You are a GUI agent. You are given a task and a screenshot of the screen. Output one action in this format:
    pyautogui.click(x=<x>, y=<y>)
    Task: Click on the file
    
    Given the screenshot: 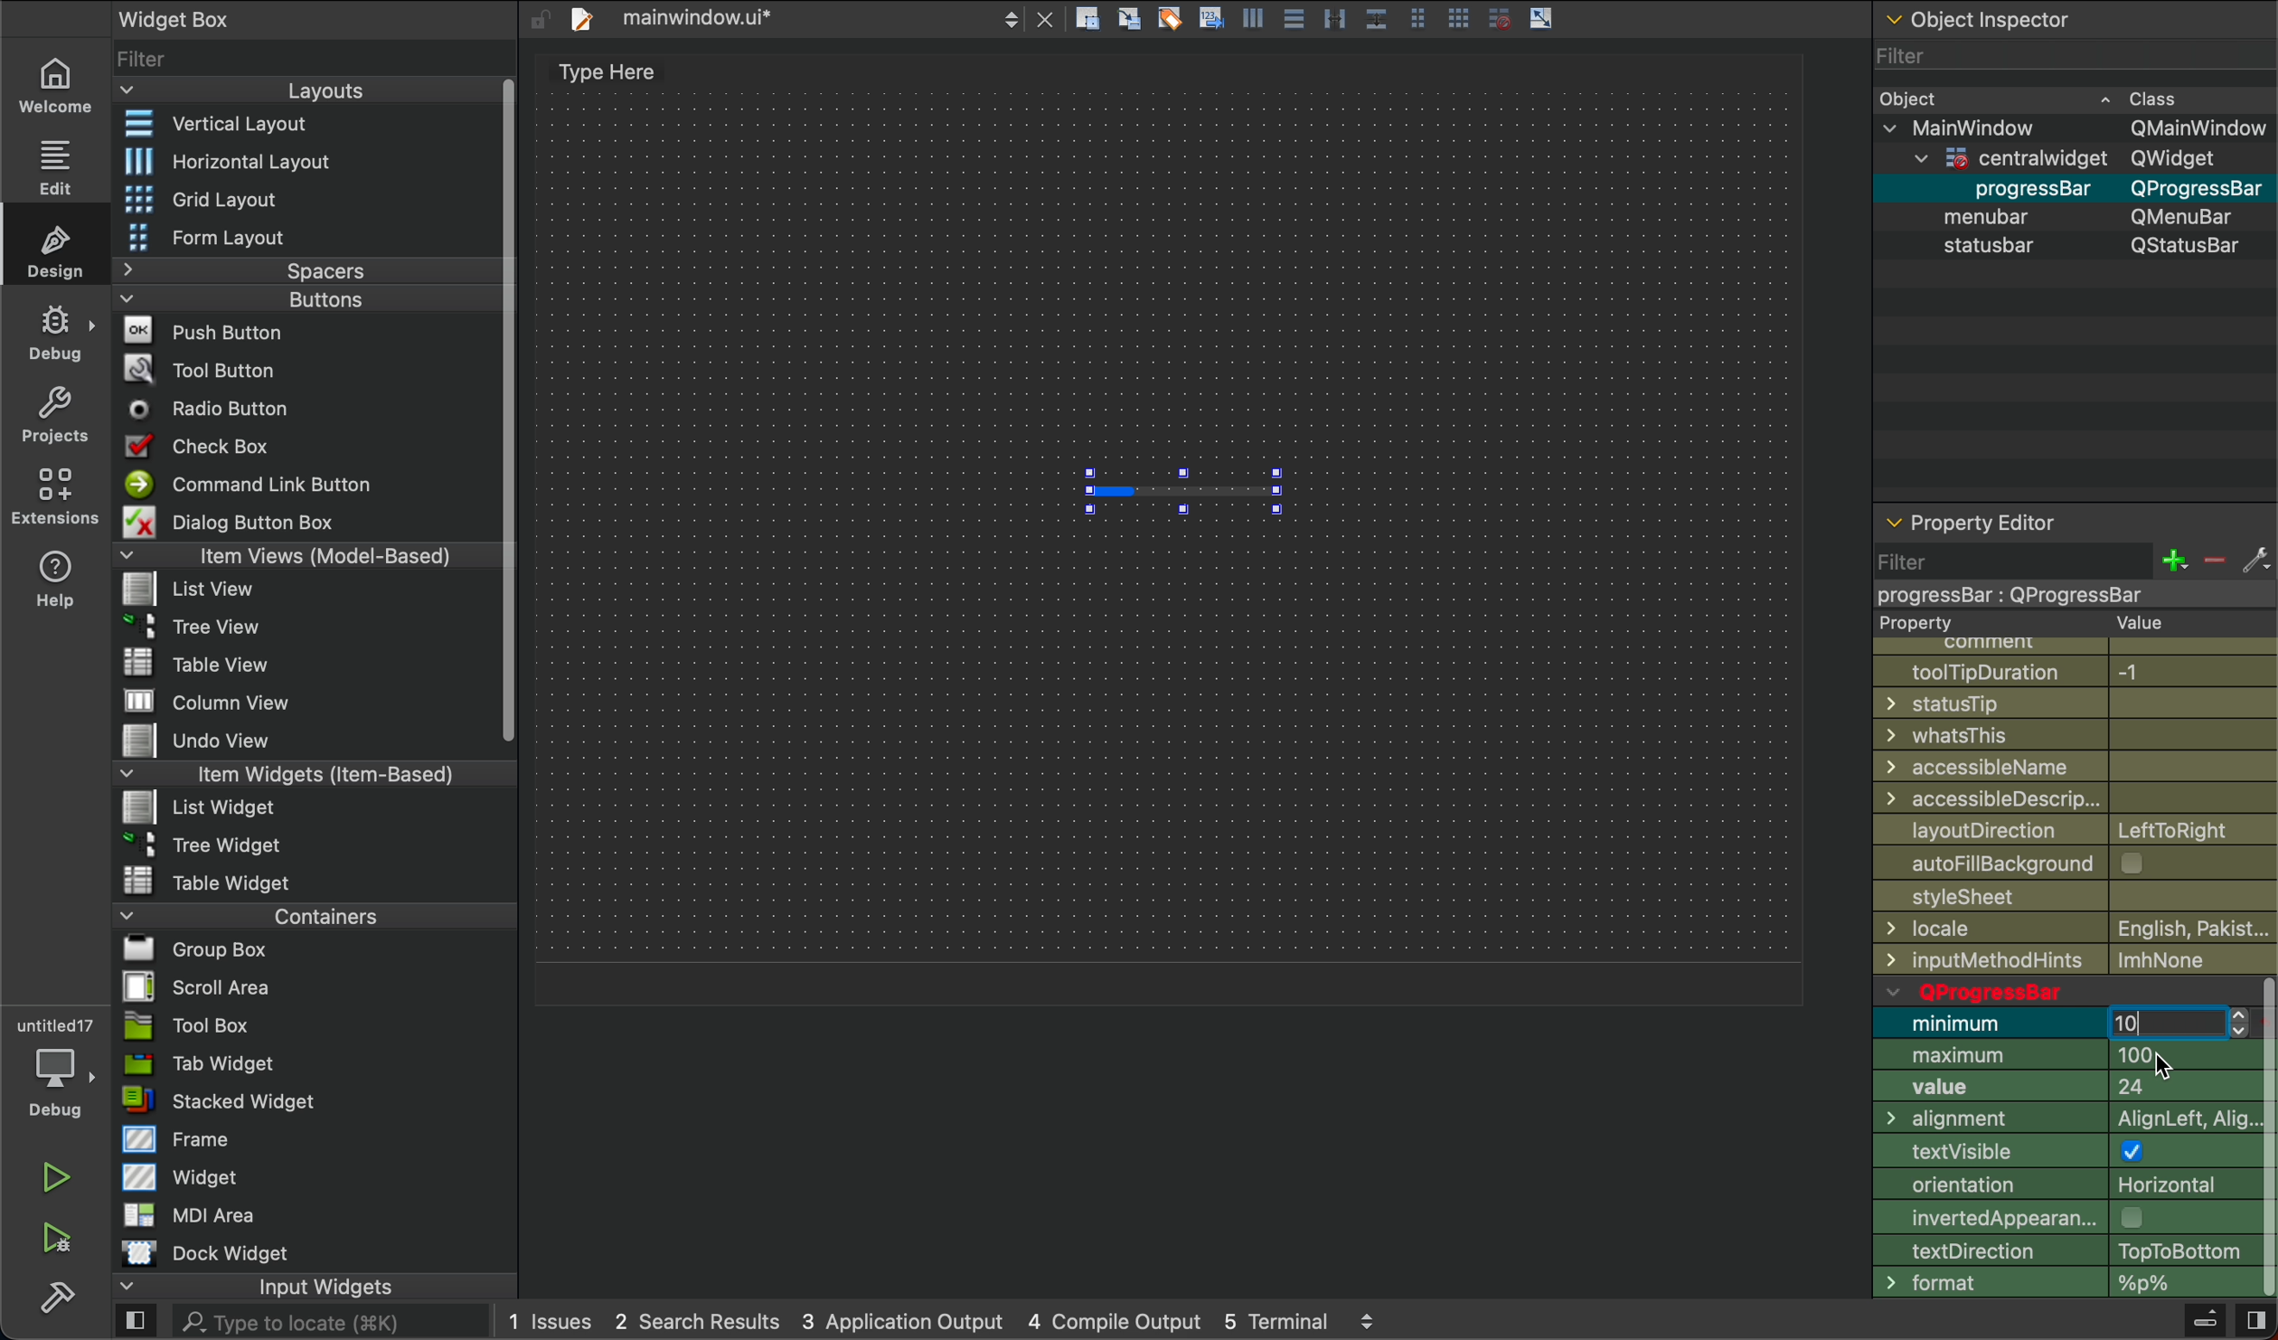 What is the action you would take?
    pyautogui.click(x=2073, y=900)
    